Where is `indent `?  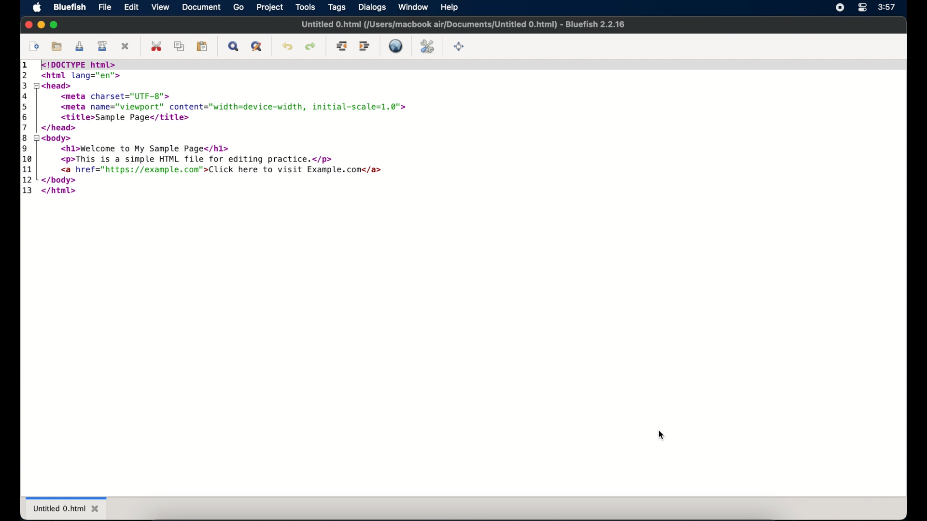
indent  is located at coordinates (365, 46).